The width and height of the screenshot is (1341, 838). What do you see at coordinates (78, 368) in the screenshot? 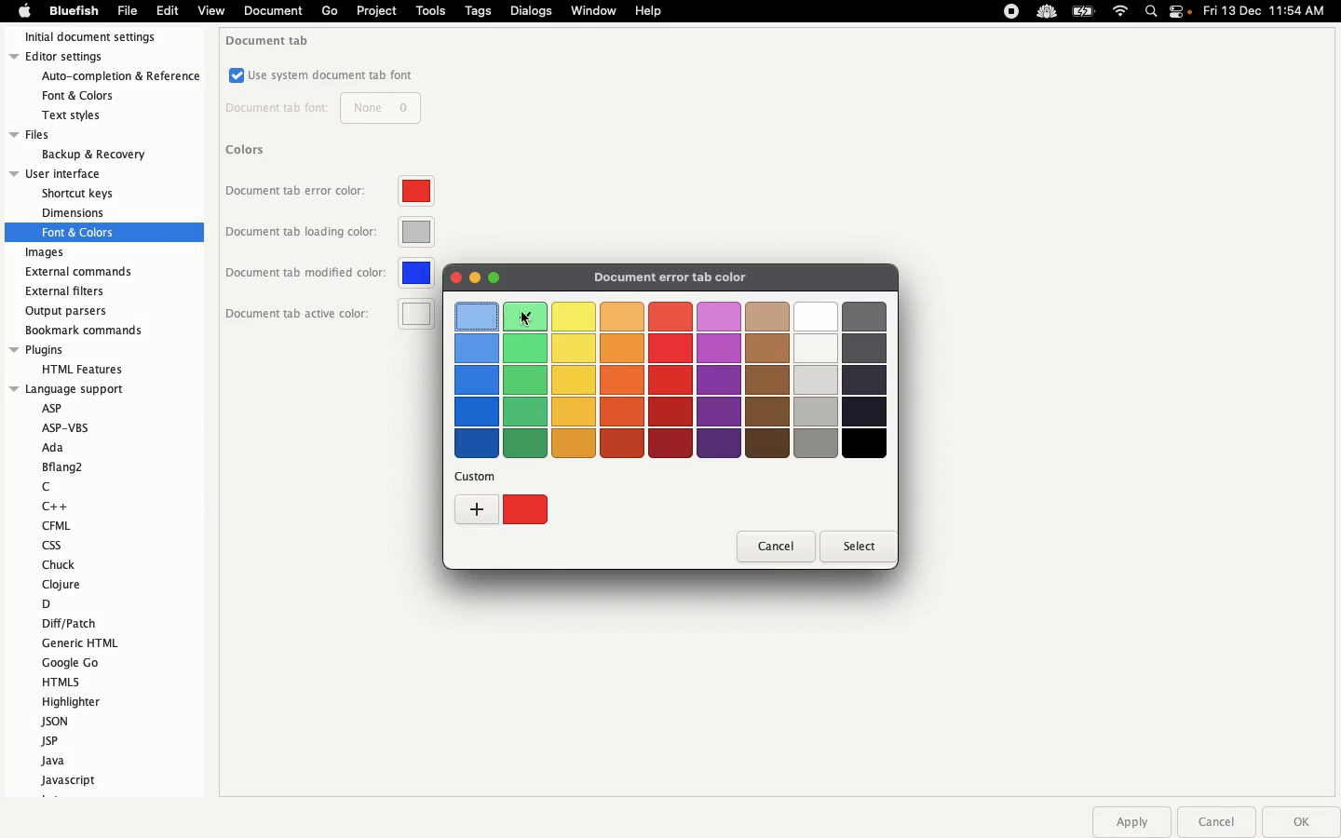
I see `HTML feature` at bounding box center [78, 368].